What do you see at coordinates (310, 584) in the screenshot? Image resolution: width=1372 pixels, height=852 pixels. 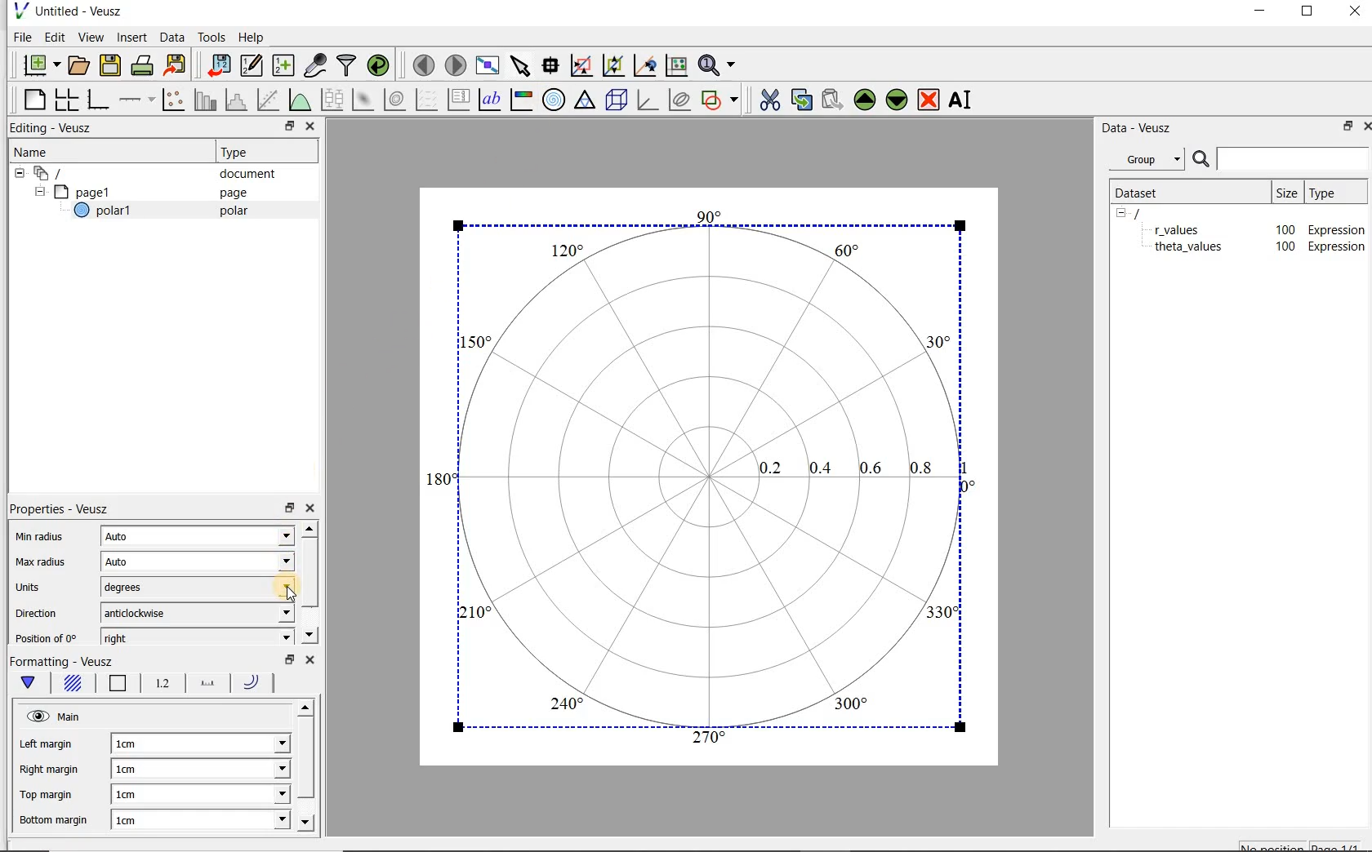 I see `scroll bar` at bounding box center [310, 584].